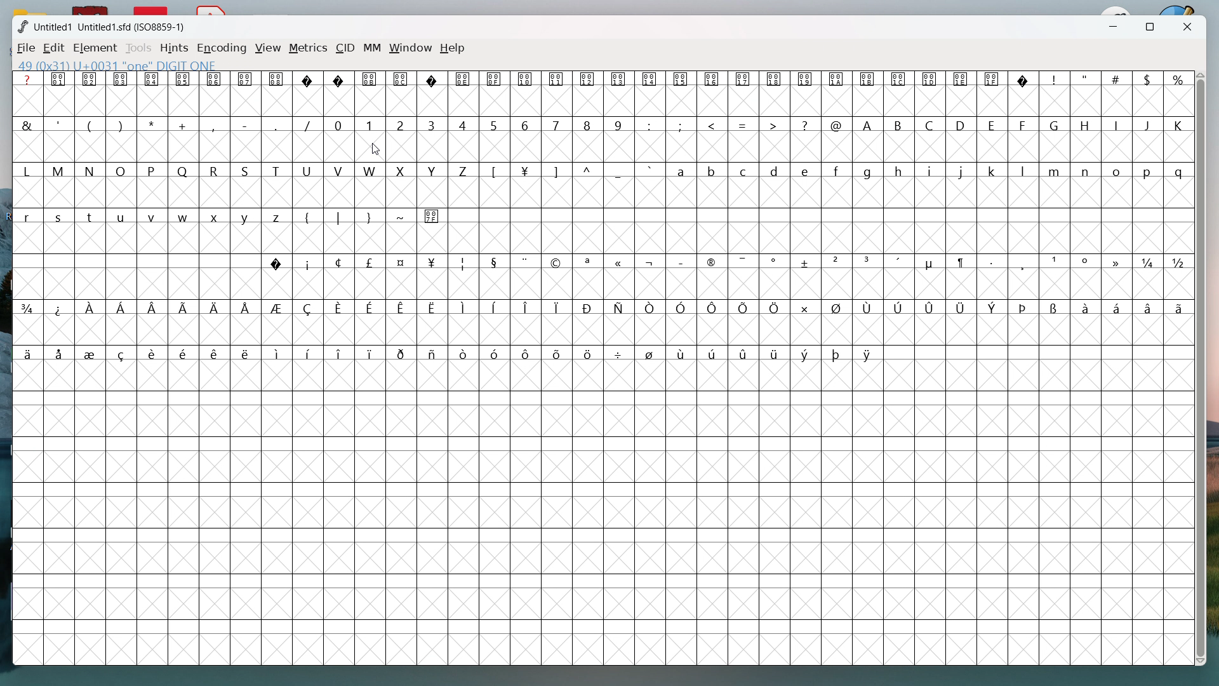 This screenshot has height=686, width=1219. I want to click on symbol, so click(465, 79).